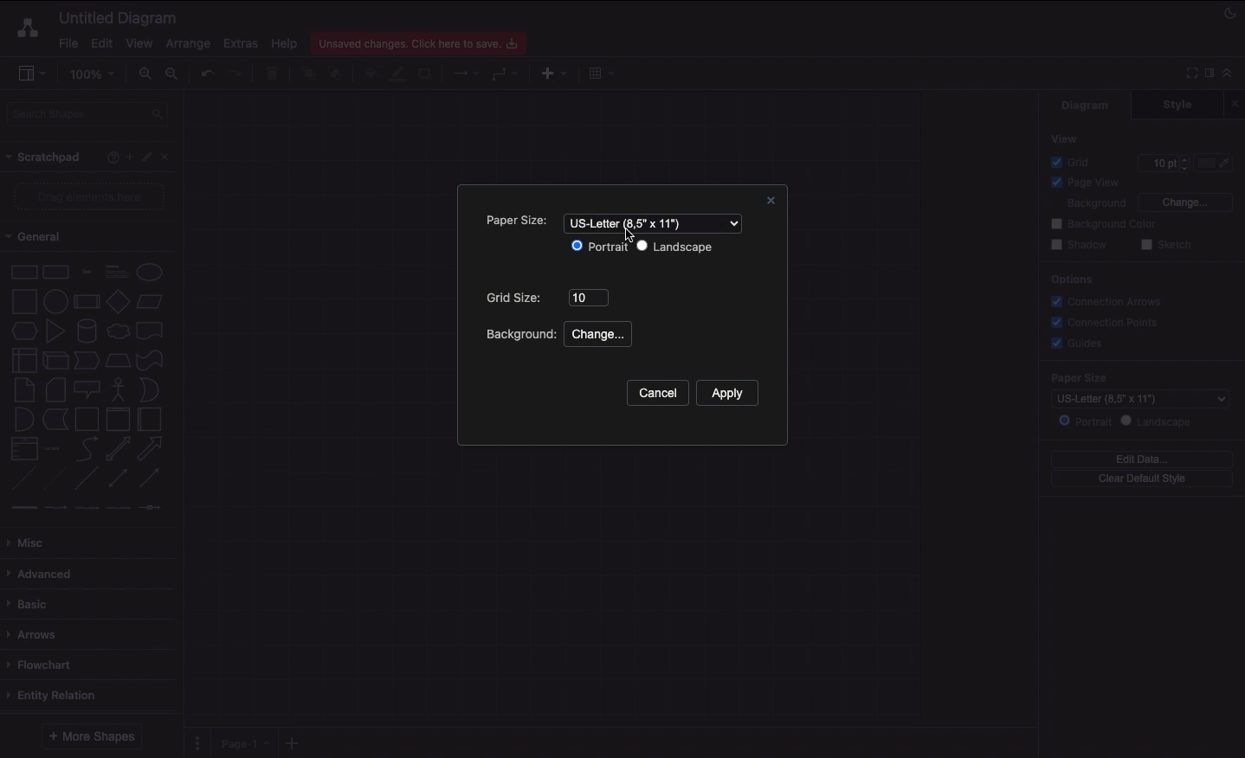 The height and width of the screenshot is (758, 1245). Describe the element at coordinates (115, 272) in the screenshot. I see `Text box` at that location.